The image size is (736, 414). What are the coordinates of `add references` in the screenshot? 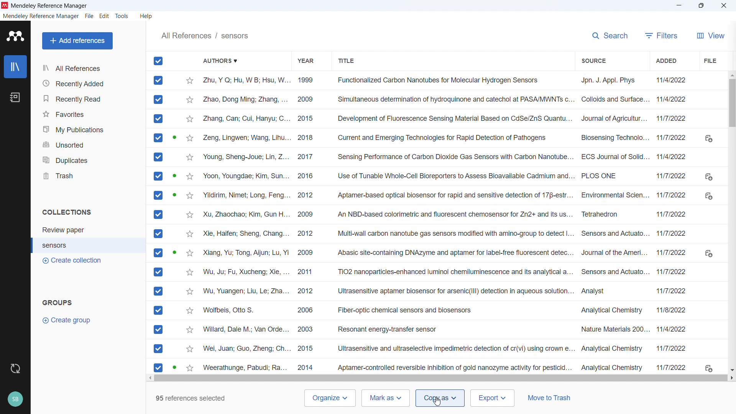 It's located at (78, 41).